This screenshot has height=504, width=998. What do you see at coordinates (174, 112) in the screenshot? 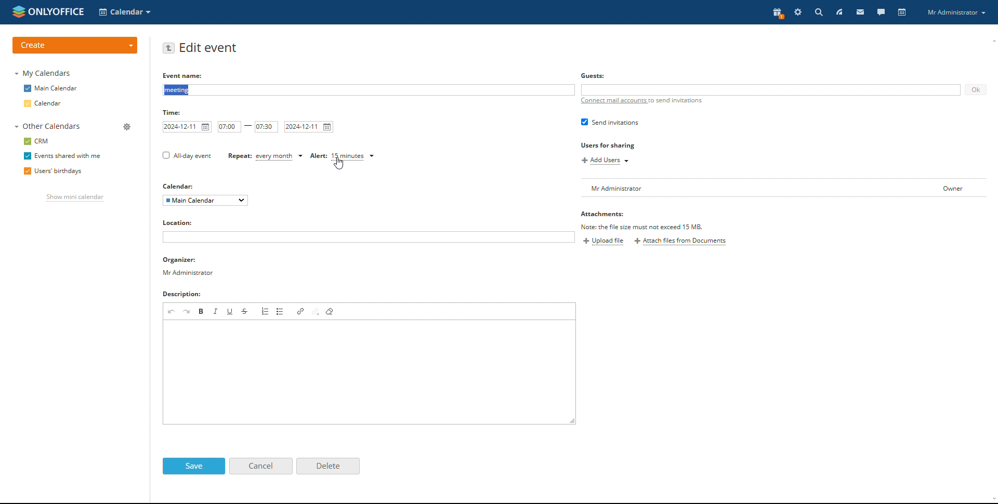
I see `Time:` at bounding box center [174, 112].